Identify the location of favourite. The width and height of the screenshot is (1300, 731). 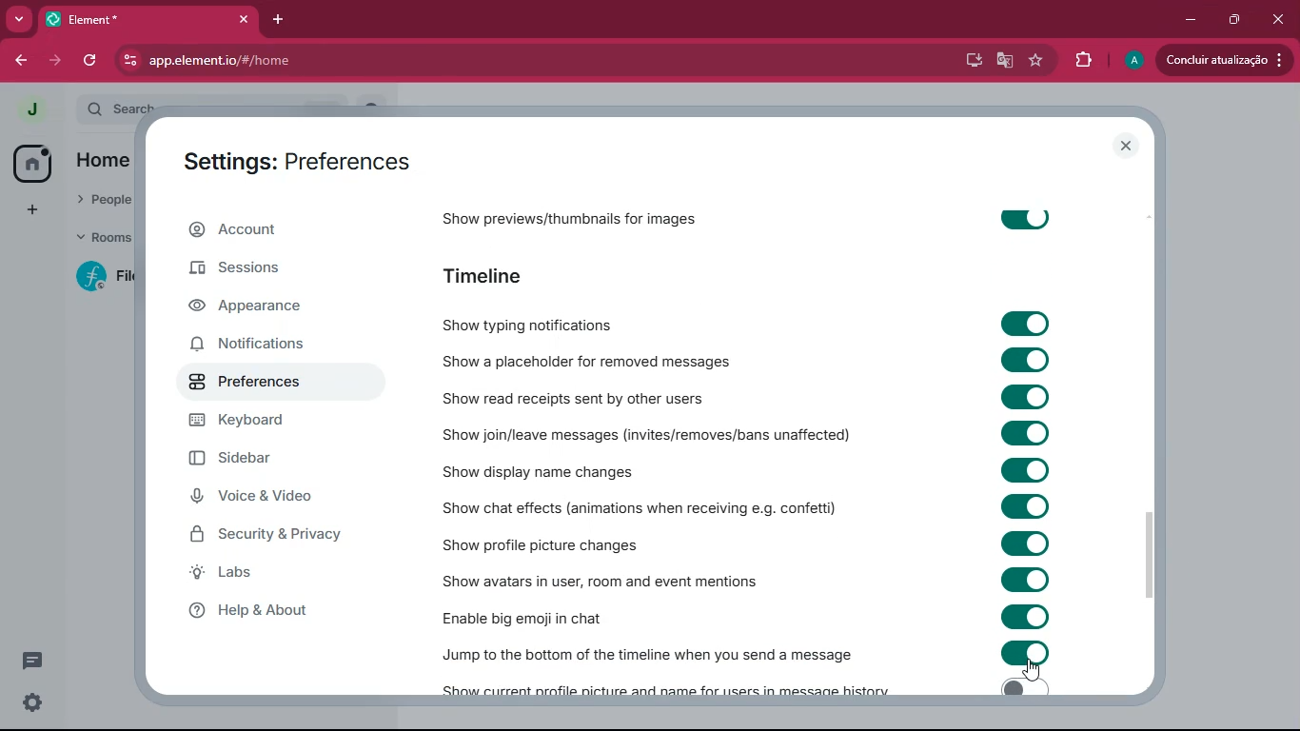
(1036, 61).